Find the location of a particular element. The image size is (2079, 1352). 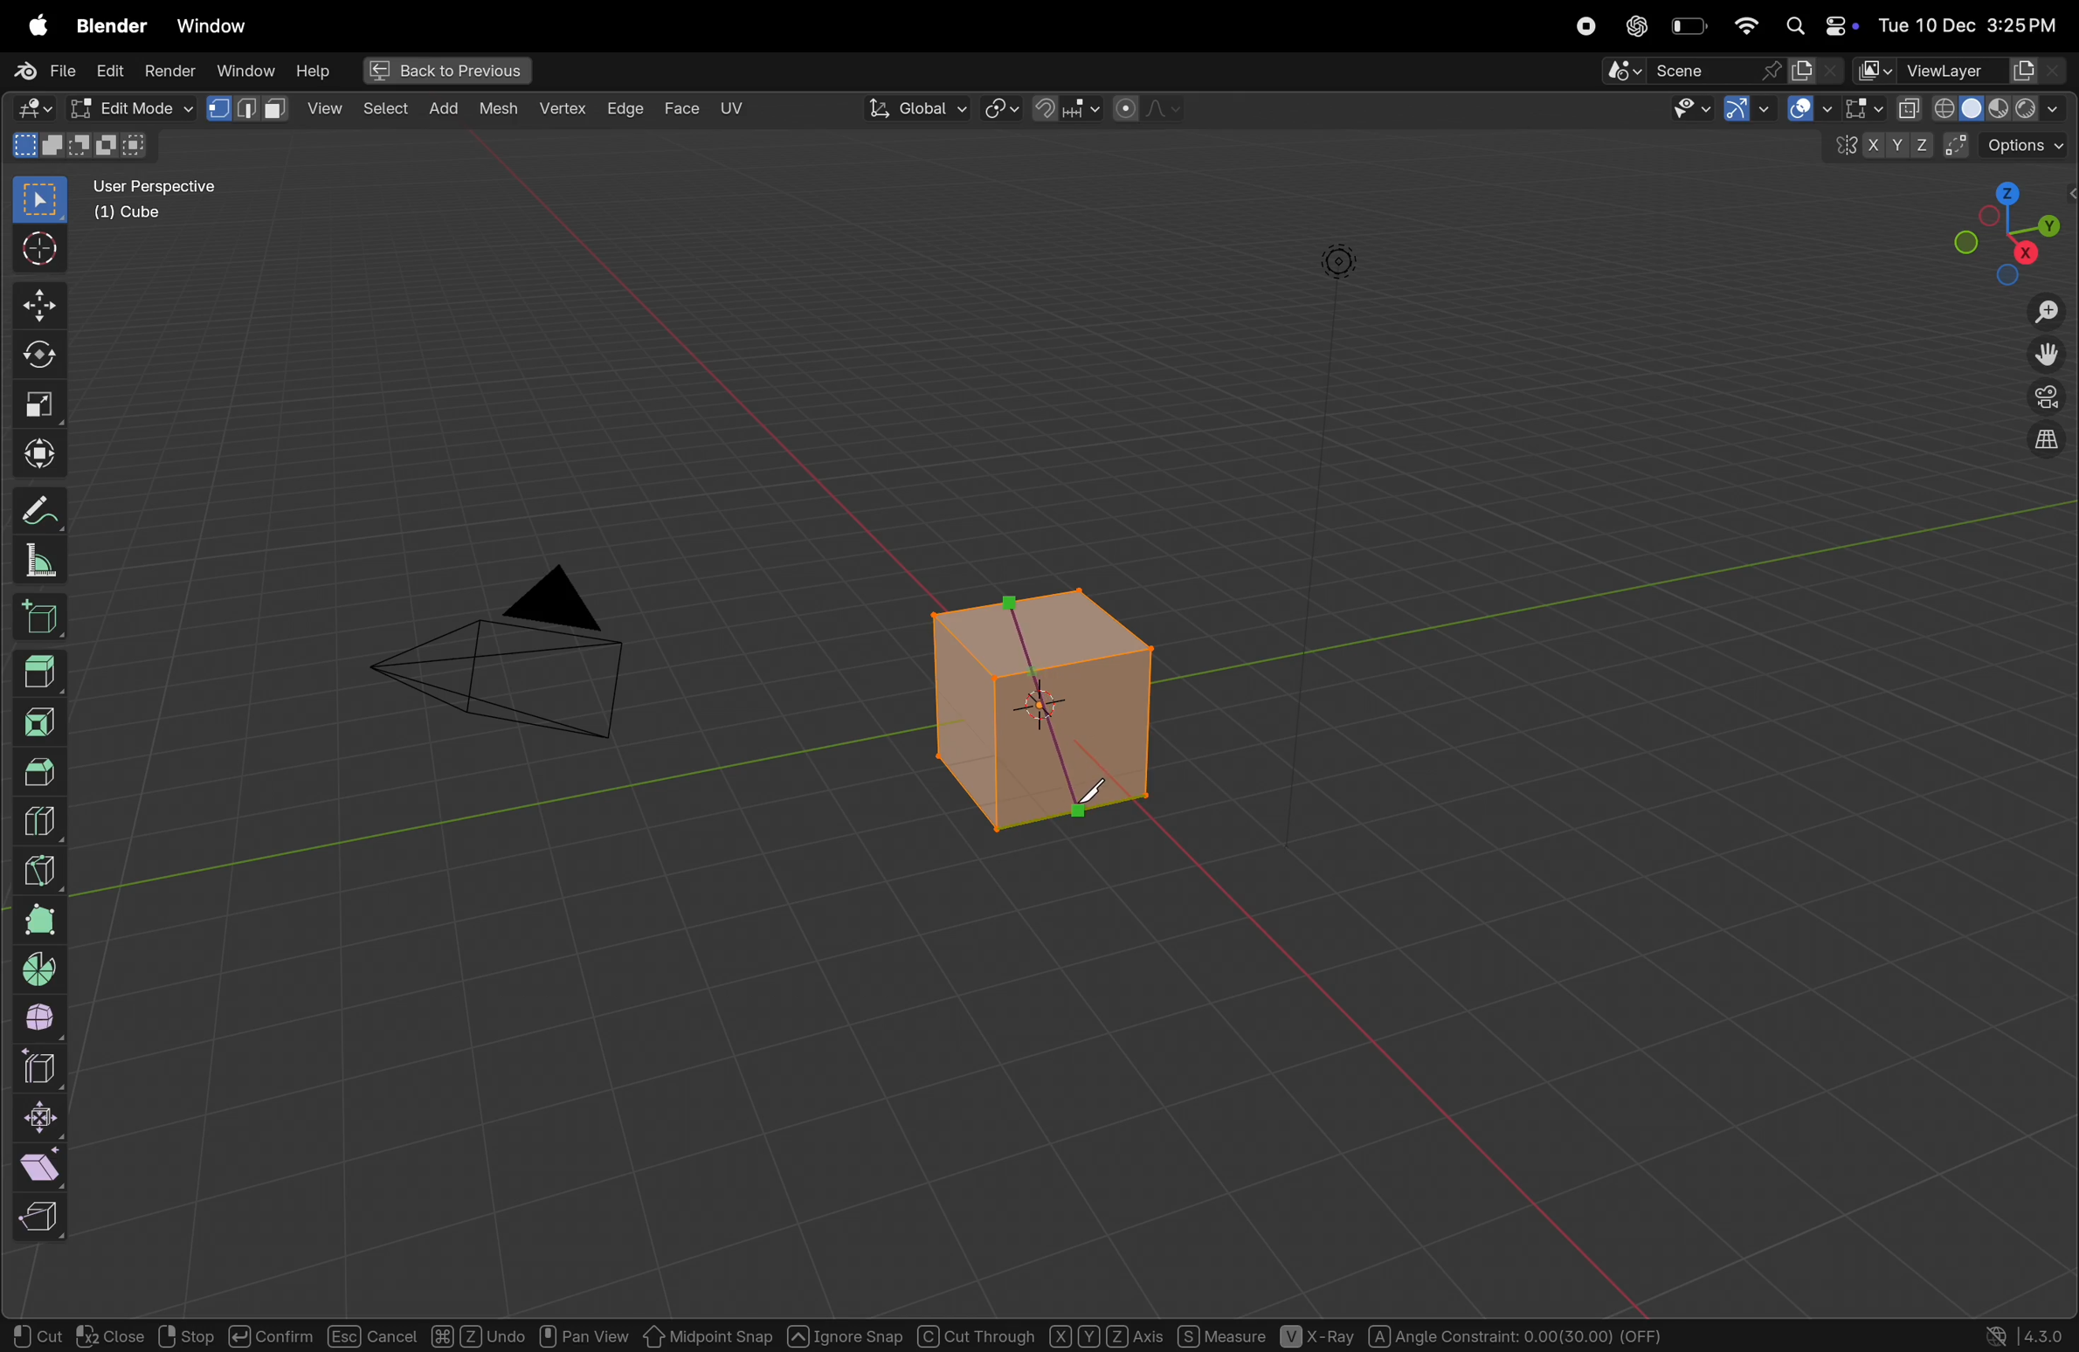

loop cut is located at coordinates (49, 818).